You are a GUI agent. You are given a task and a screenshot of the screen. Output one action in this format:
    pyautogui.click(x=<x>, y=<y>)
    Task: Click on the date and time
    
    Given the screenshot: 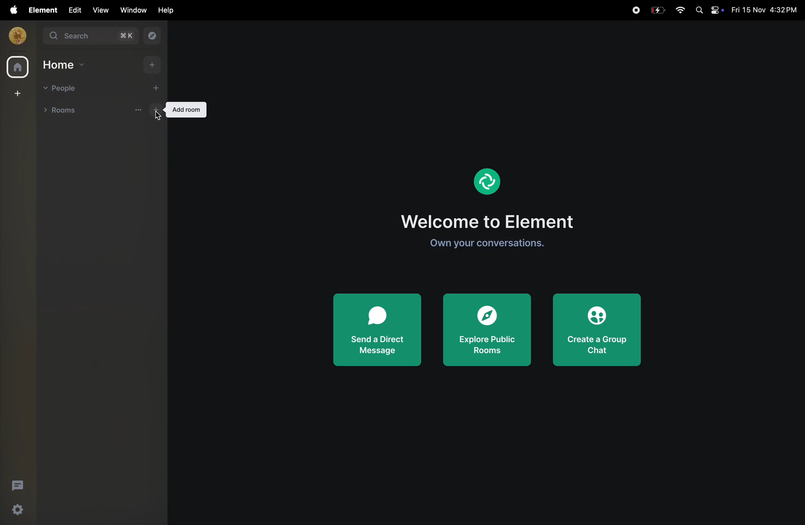 What is the action you would take?
    pyautogui.click(x=764, y=10)
    